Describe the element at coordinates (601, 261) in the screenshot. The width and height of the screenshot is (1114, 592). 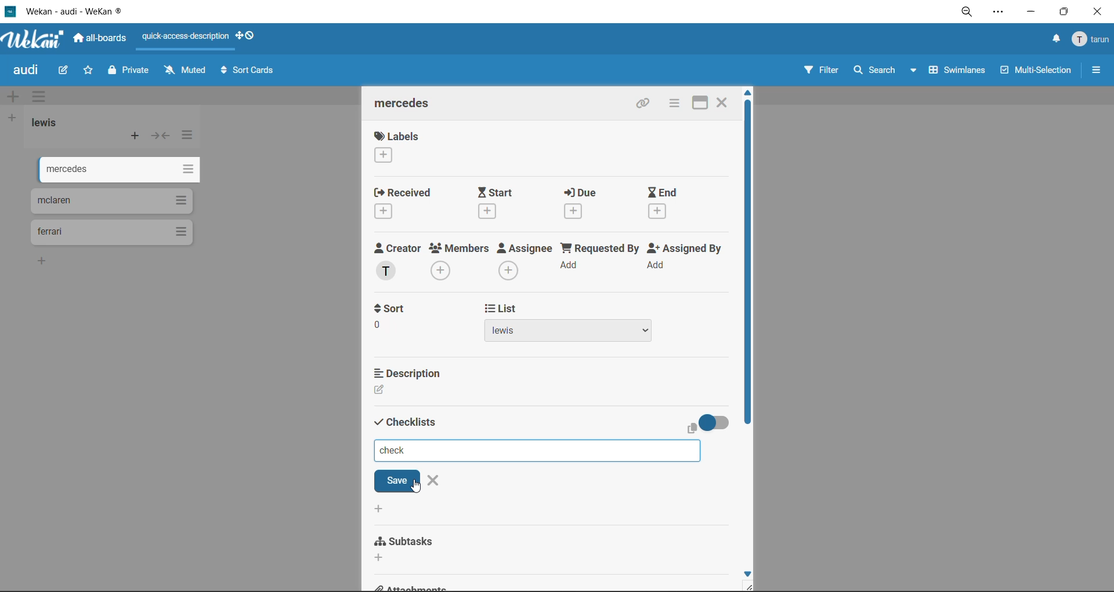
I see `requested by` at that location.